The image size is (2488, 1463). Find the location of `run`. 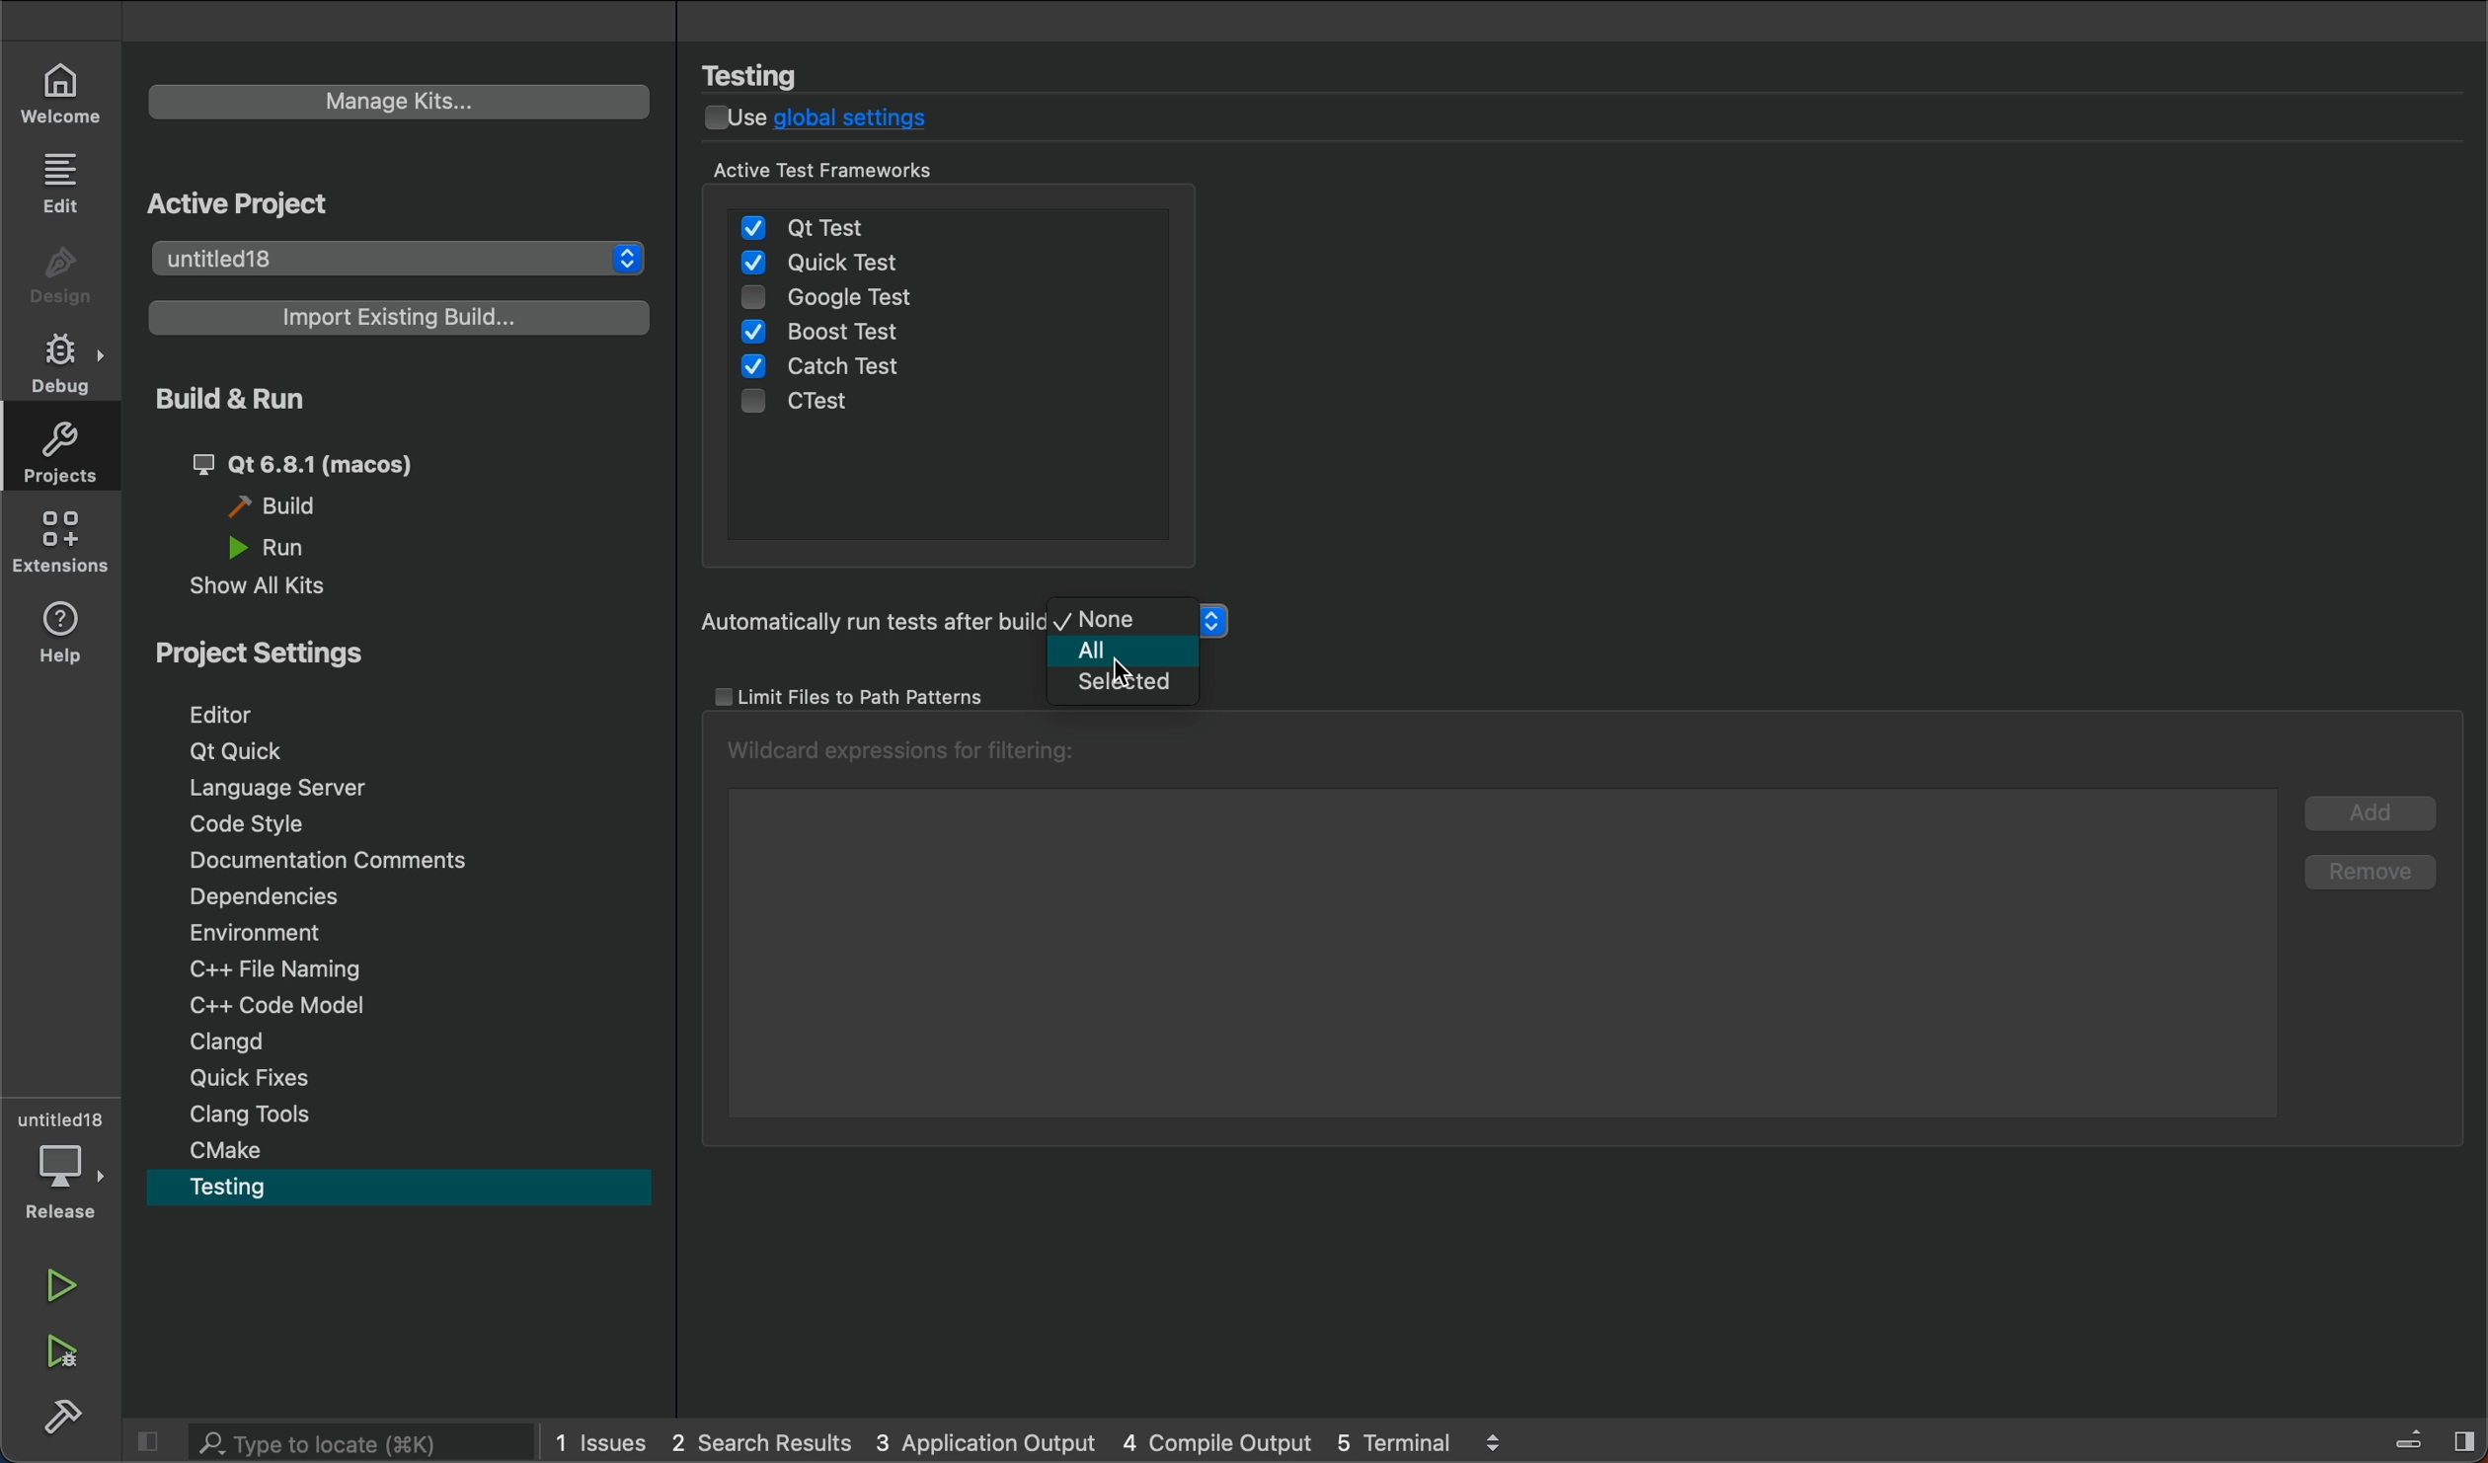

run is located at coordinates (275, 547).